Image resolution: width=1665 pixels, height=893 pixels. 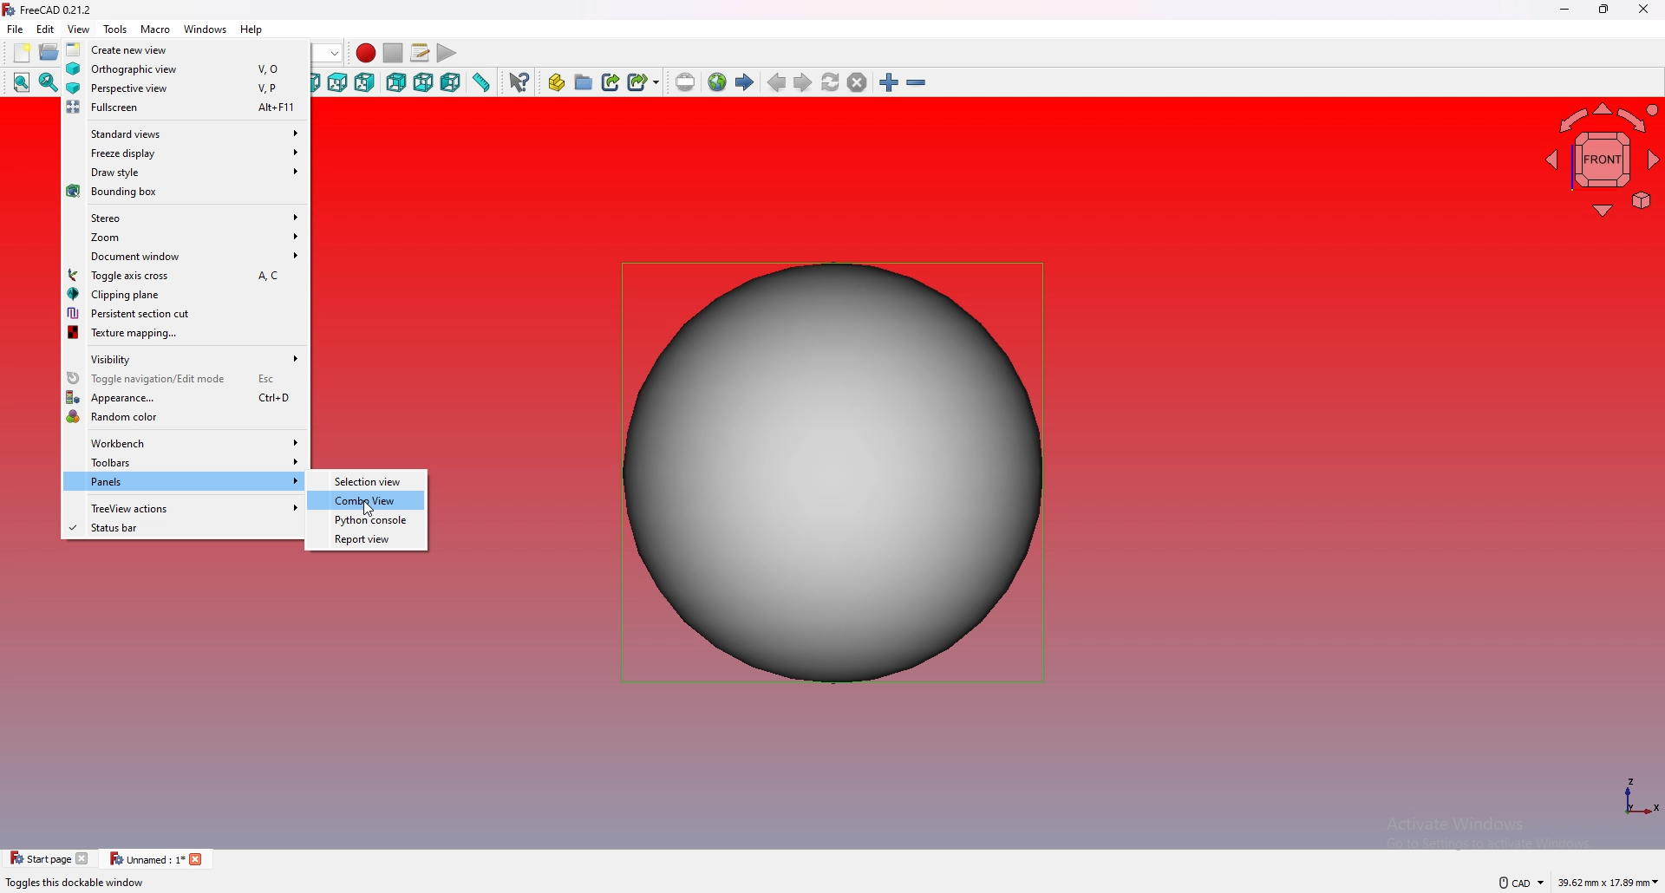 What do you see at coordinates (584, 82) in the screenshot?
I see `create group` at bounding box center [584, 82].